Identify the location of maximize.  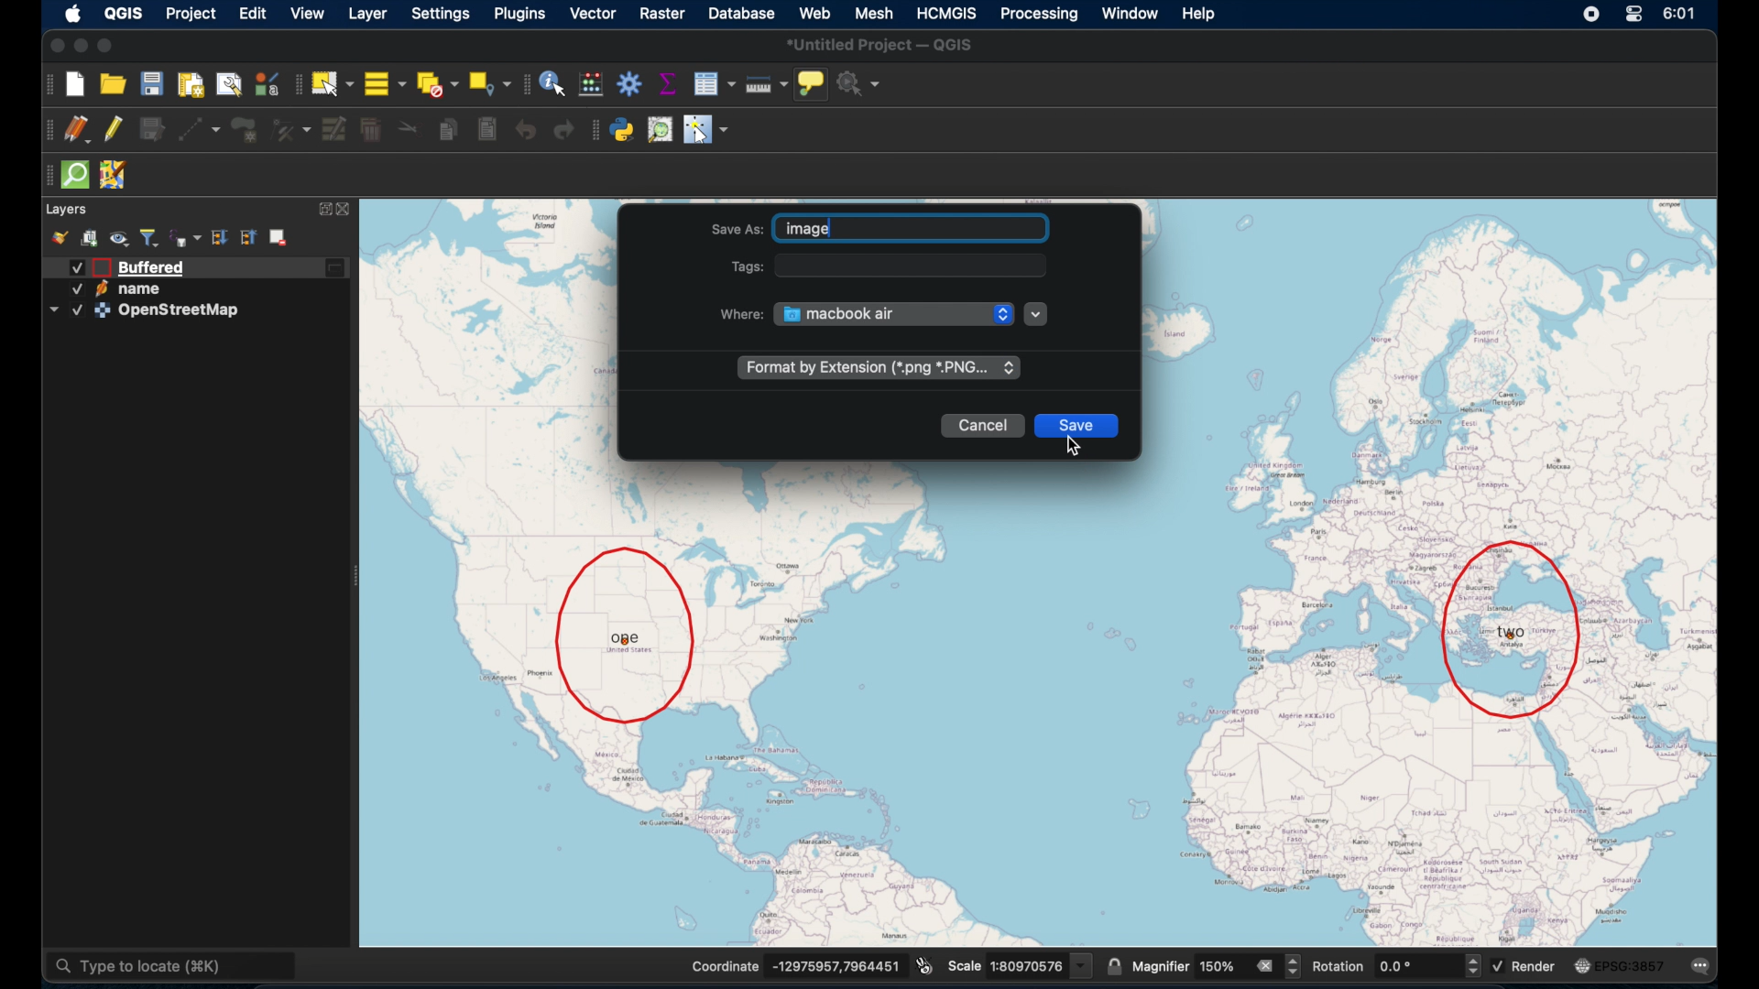
(107, 46).